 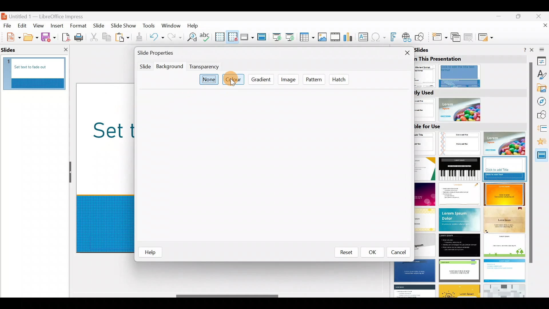 I want to click on Cursor, so click(x=232, y=83).